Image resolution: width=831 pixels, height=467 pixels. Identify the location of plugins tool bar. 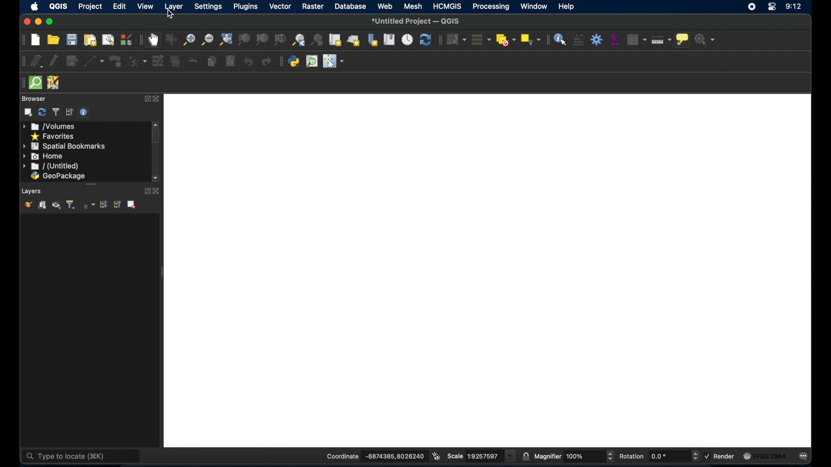
(281, 61).